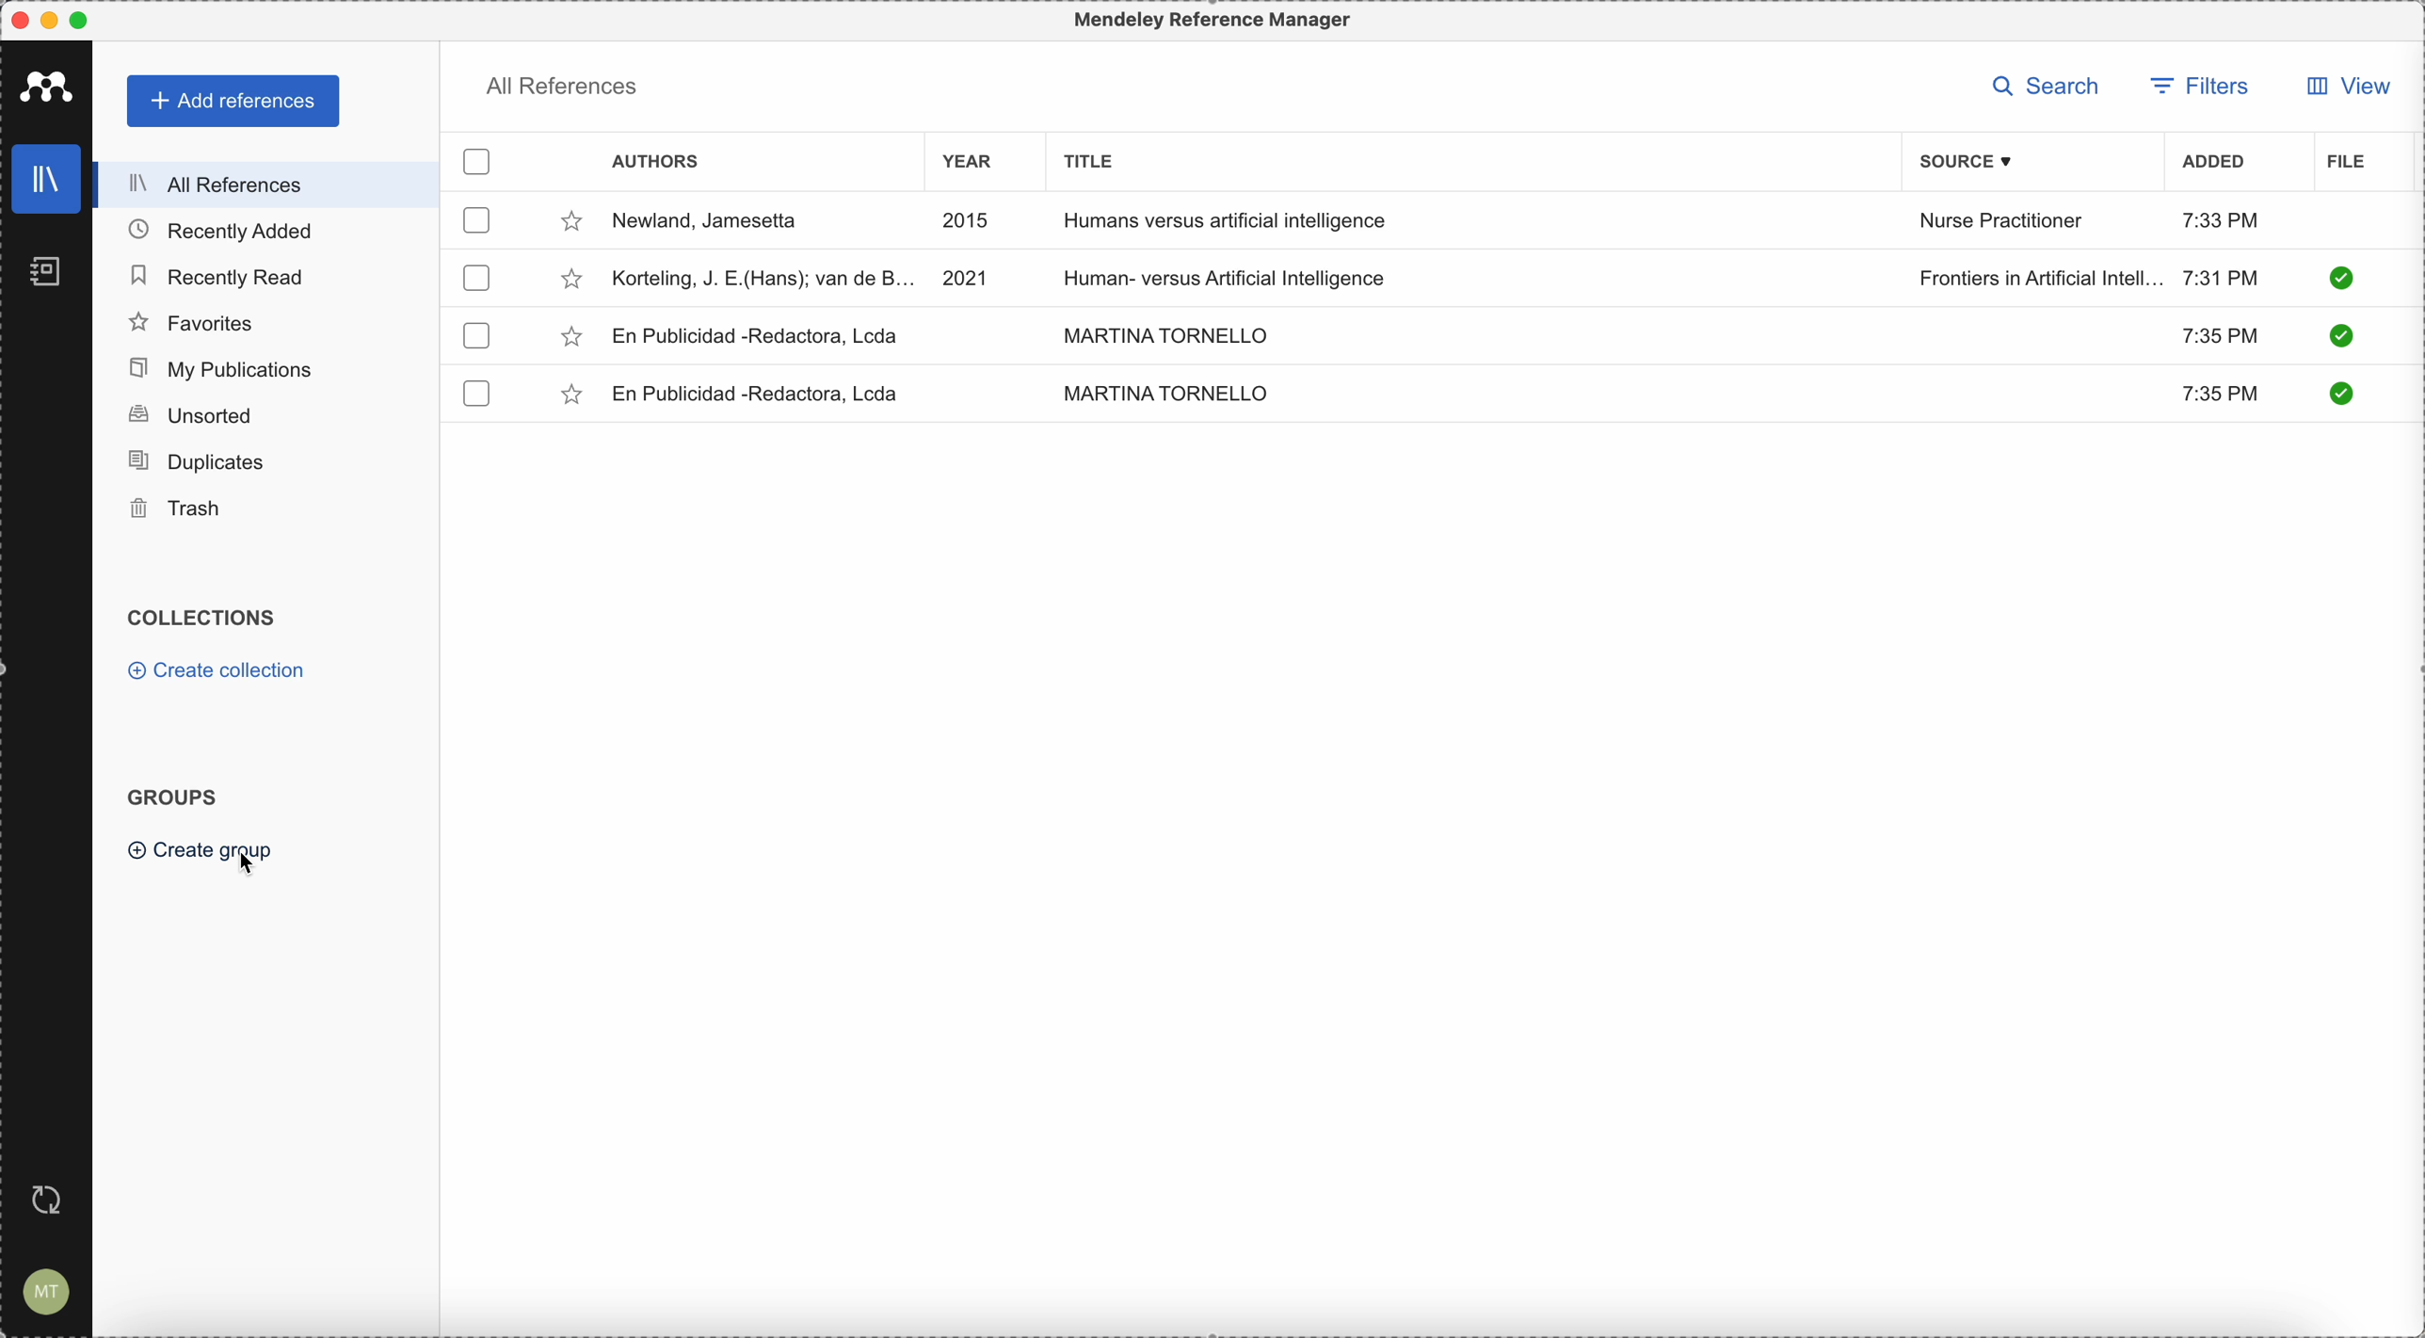 This screenshot has width=2425, height=1338. I want to click on favorite, so click(570, 338).